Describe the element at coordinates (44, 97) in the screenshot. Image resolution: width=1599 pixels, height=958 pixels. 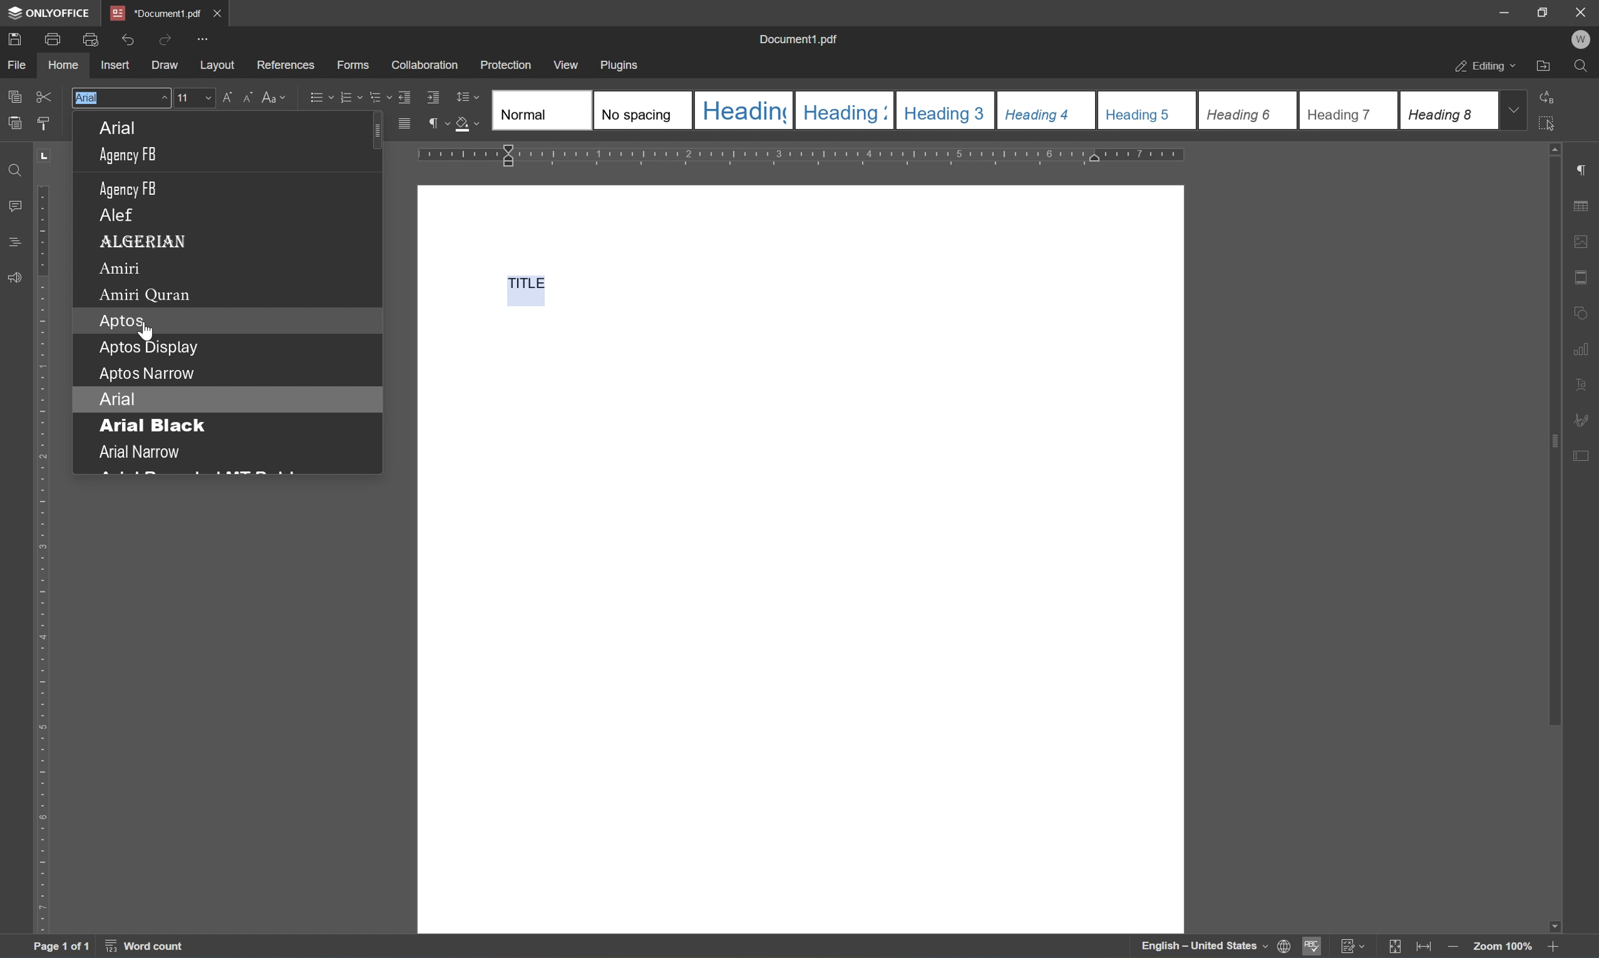
I see `cut` at that location.